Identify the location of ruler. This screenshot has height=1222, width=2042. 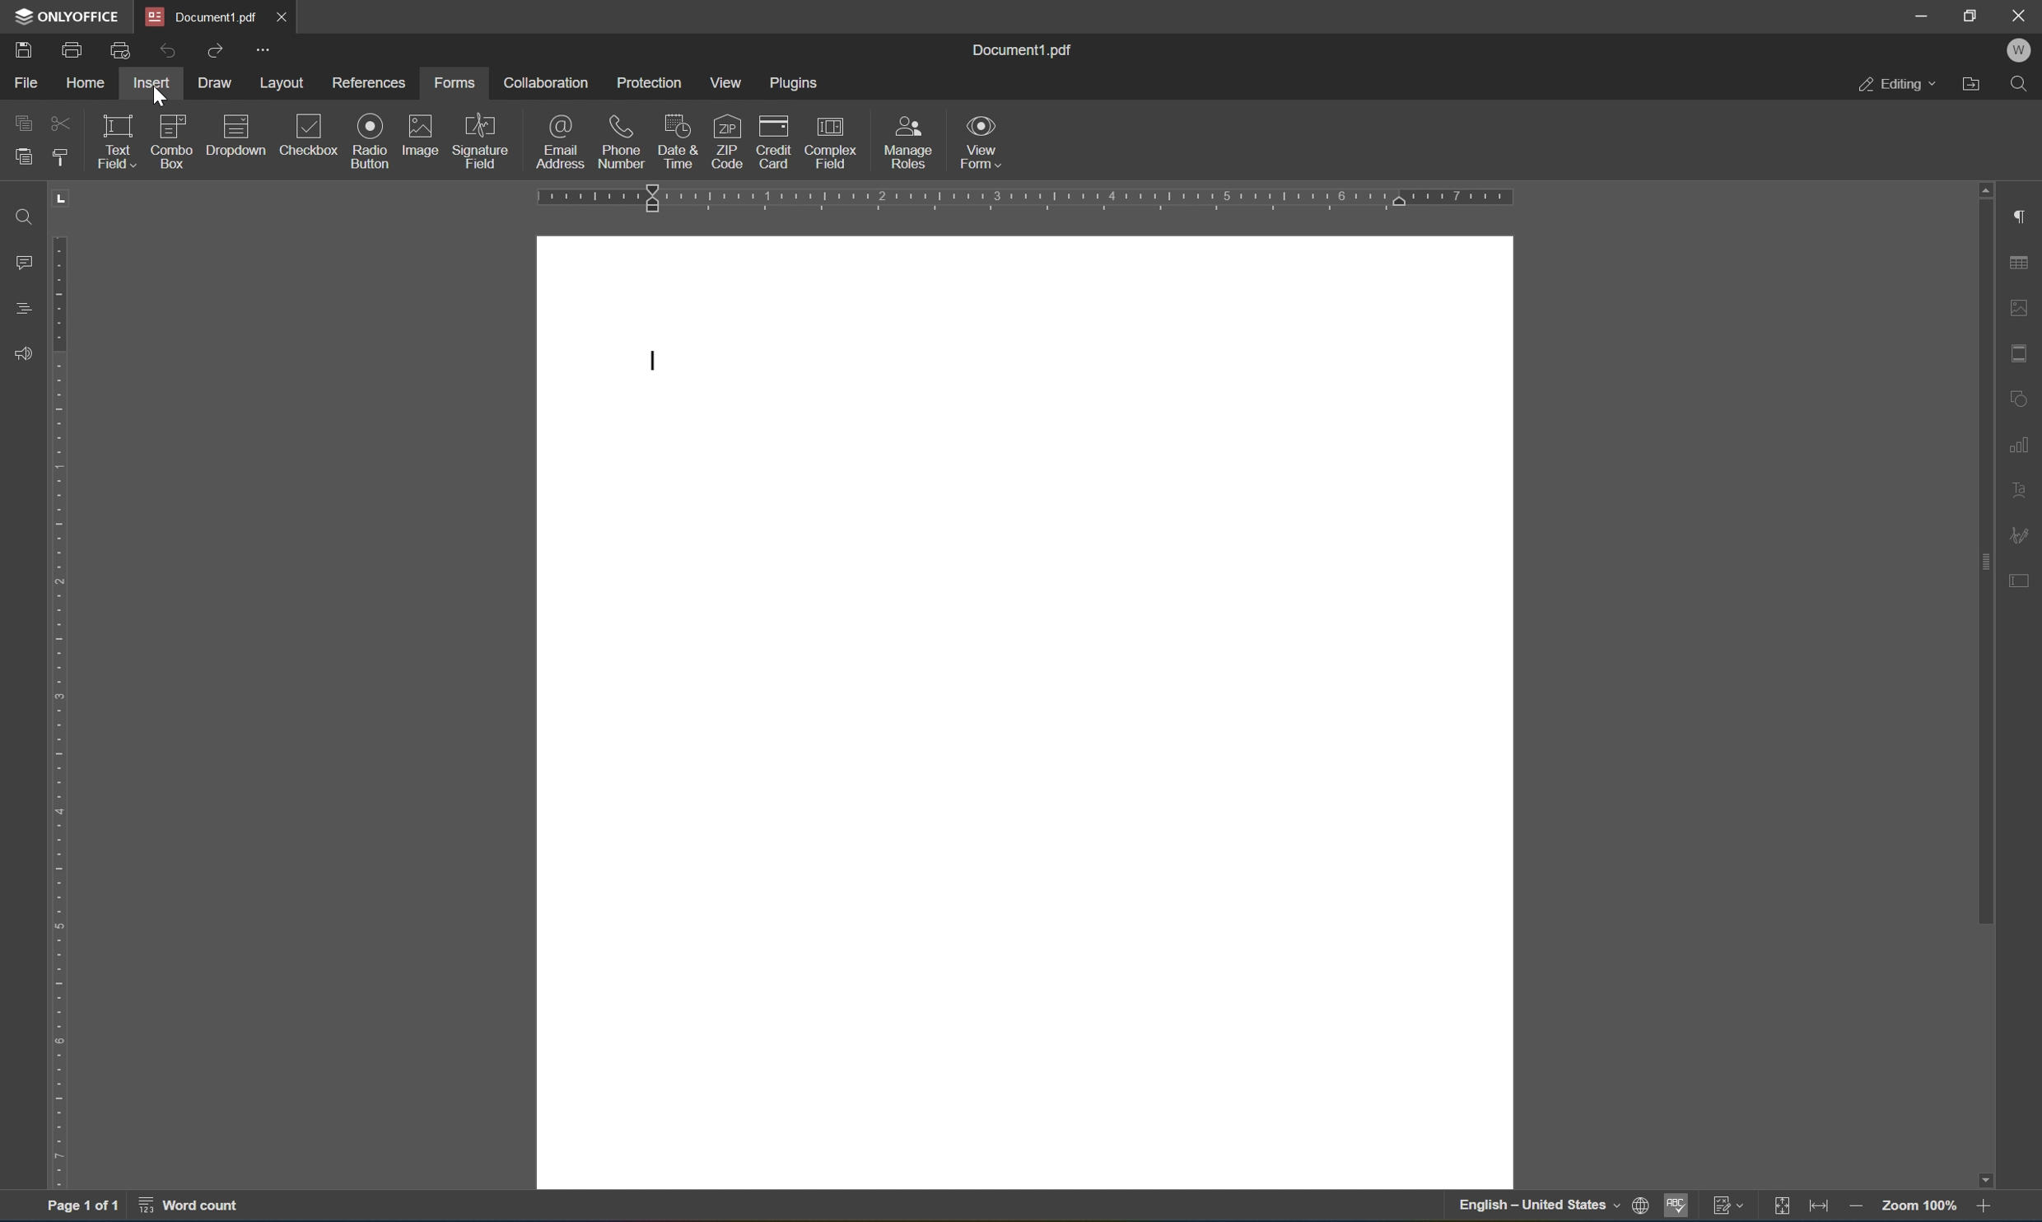
(60, 710).